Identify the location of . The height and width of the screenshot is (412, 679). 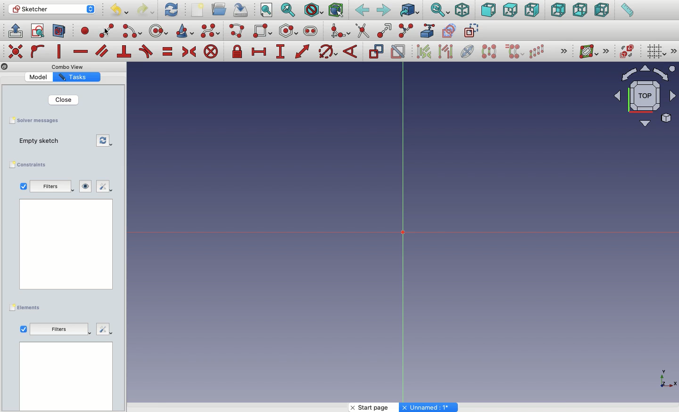
(640, 100).